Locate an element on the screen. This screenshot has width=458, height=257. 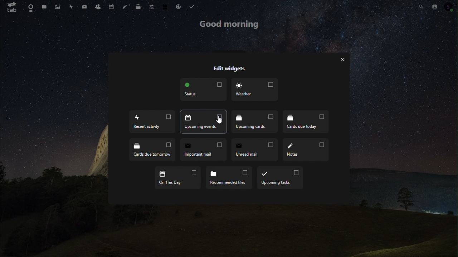
Calendar is located at coordinates (112, 6).